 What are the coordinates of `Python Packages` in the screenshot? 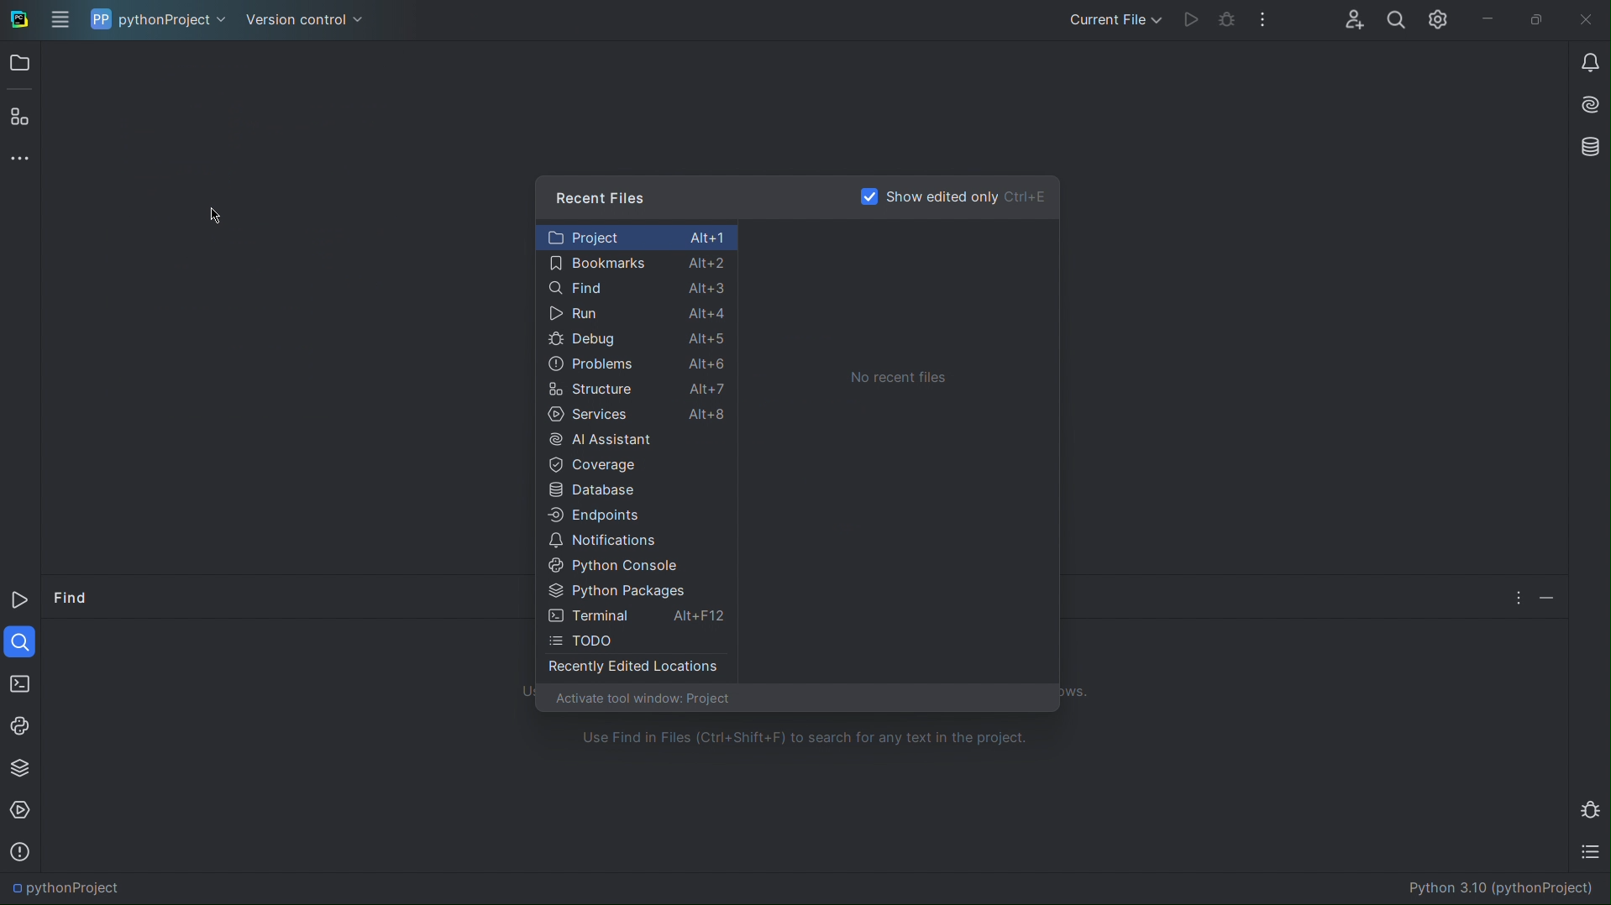 It's located at (19, 766).